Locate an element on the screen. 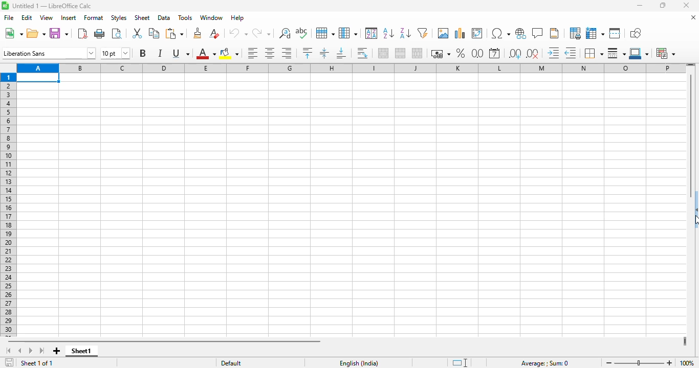 The height and width of the screenshot is (368, 699). sort ascending is located at coordinates (388, 33).